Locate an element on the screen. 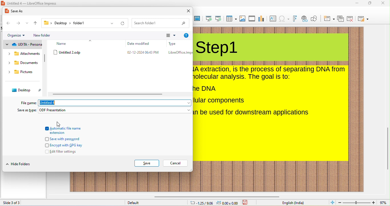  media is located at coordinates (252, 19).